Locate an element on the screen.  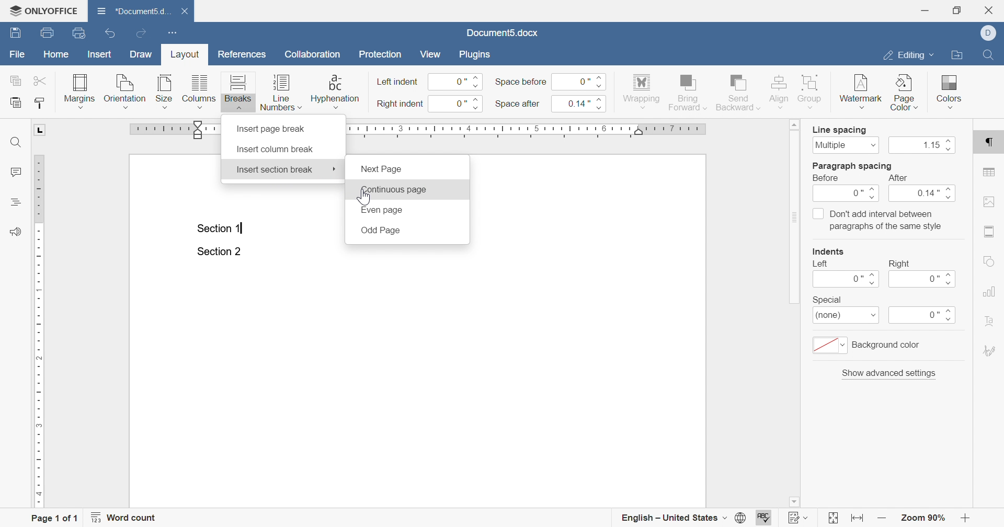
file is located at coordinates (18, 53).